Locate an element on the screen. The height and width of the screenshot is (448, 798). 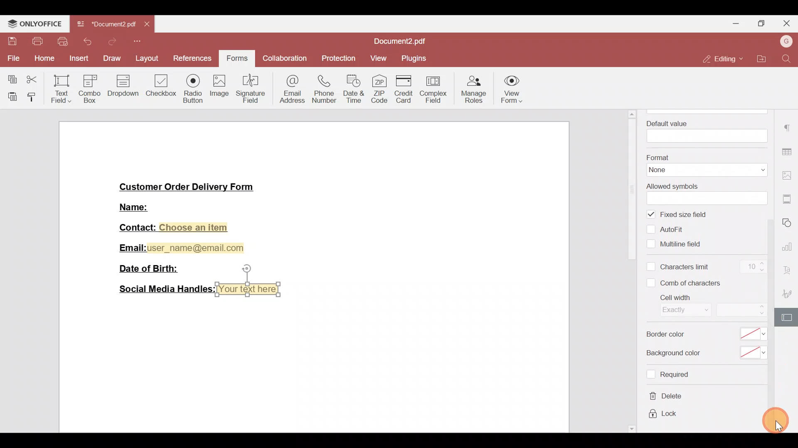
Credit card is located at coordinates (402, 89).